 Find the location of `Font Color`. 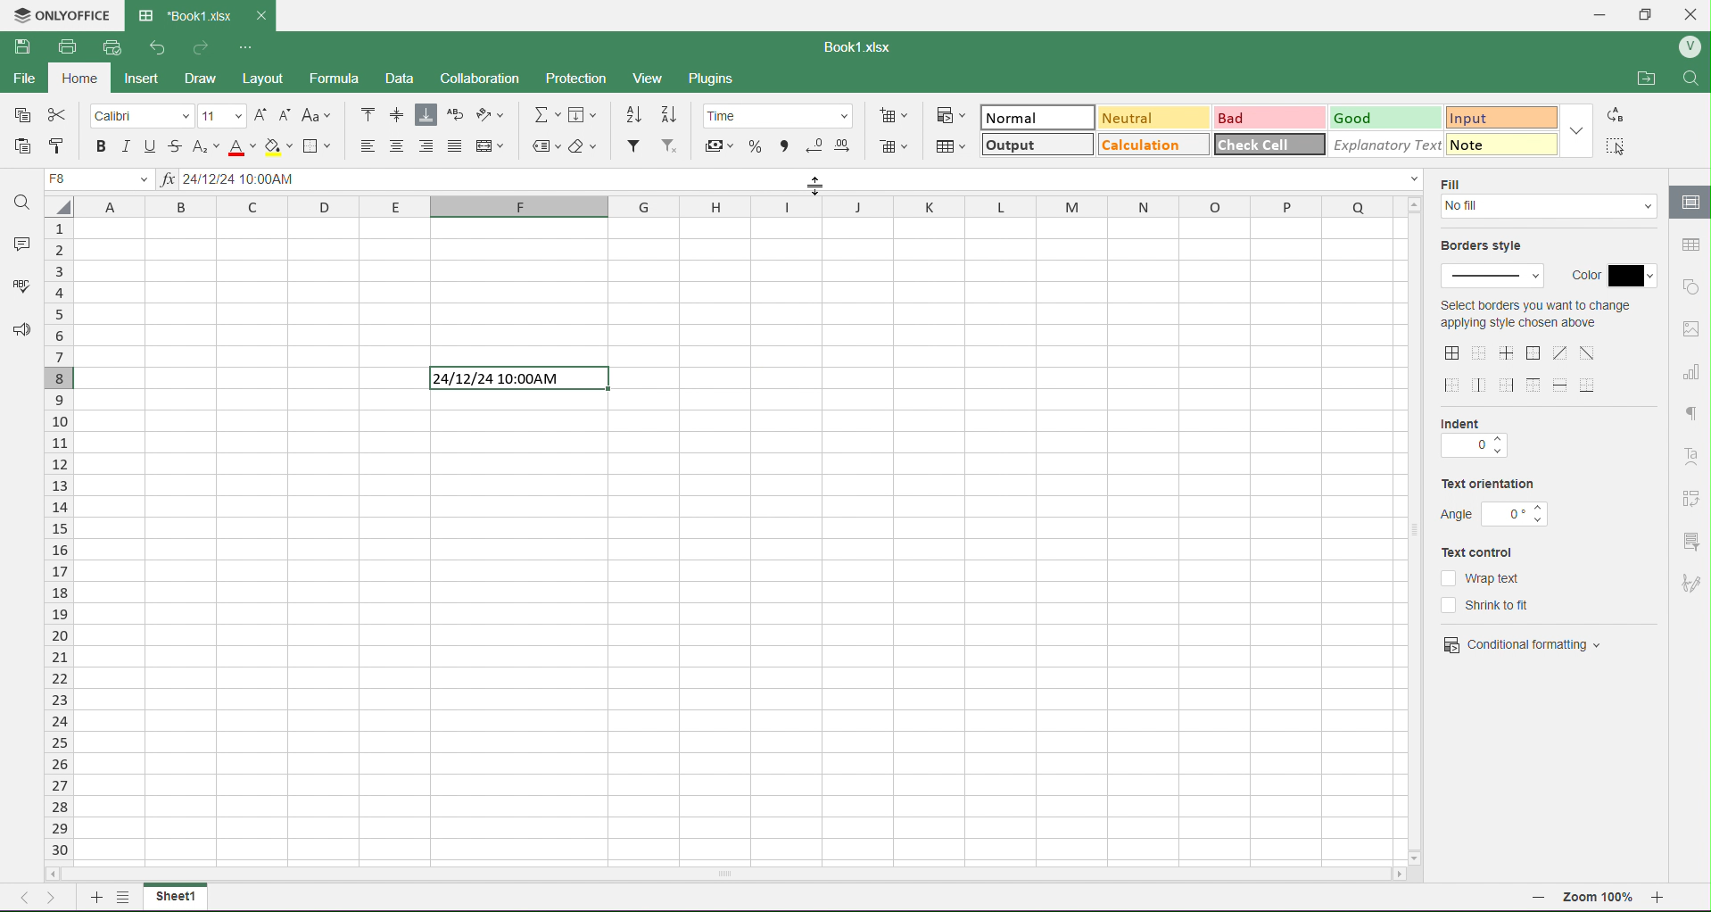

Font Color is located at coordinates (237, 146).